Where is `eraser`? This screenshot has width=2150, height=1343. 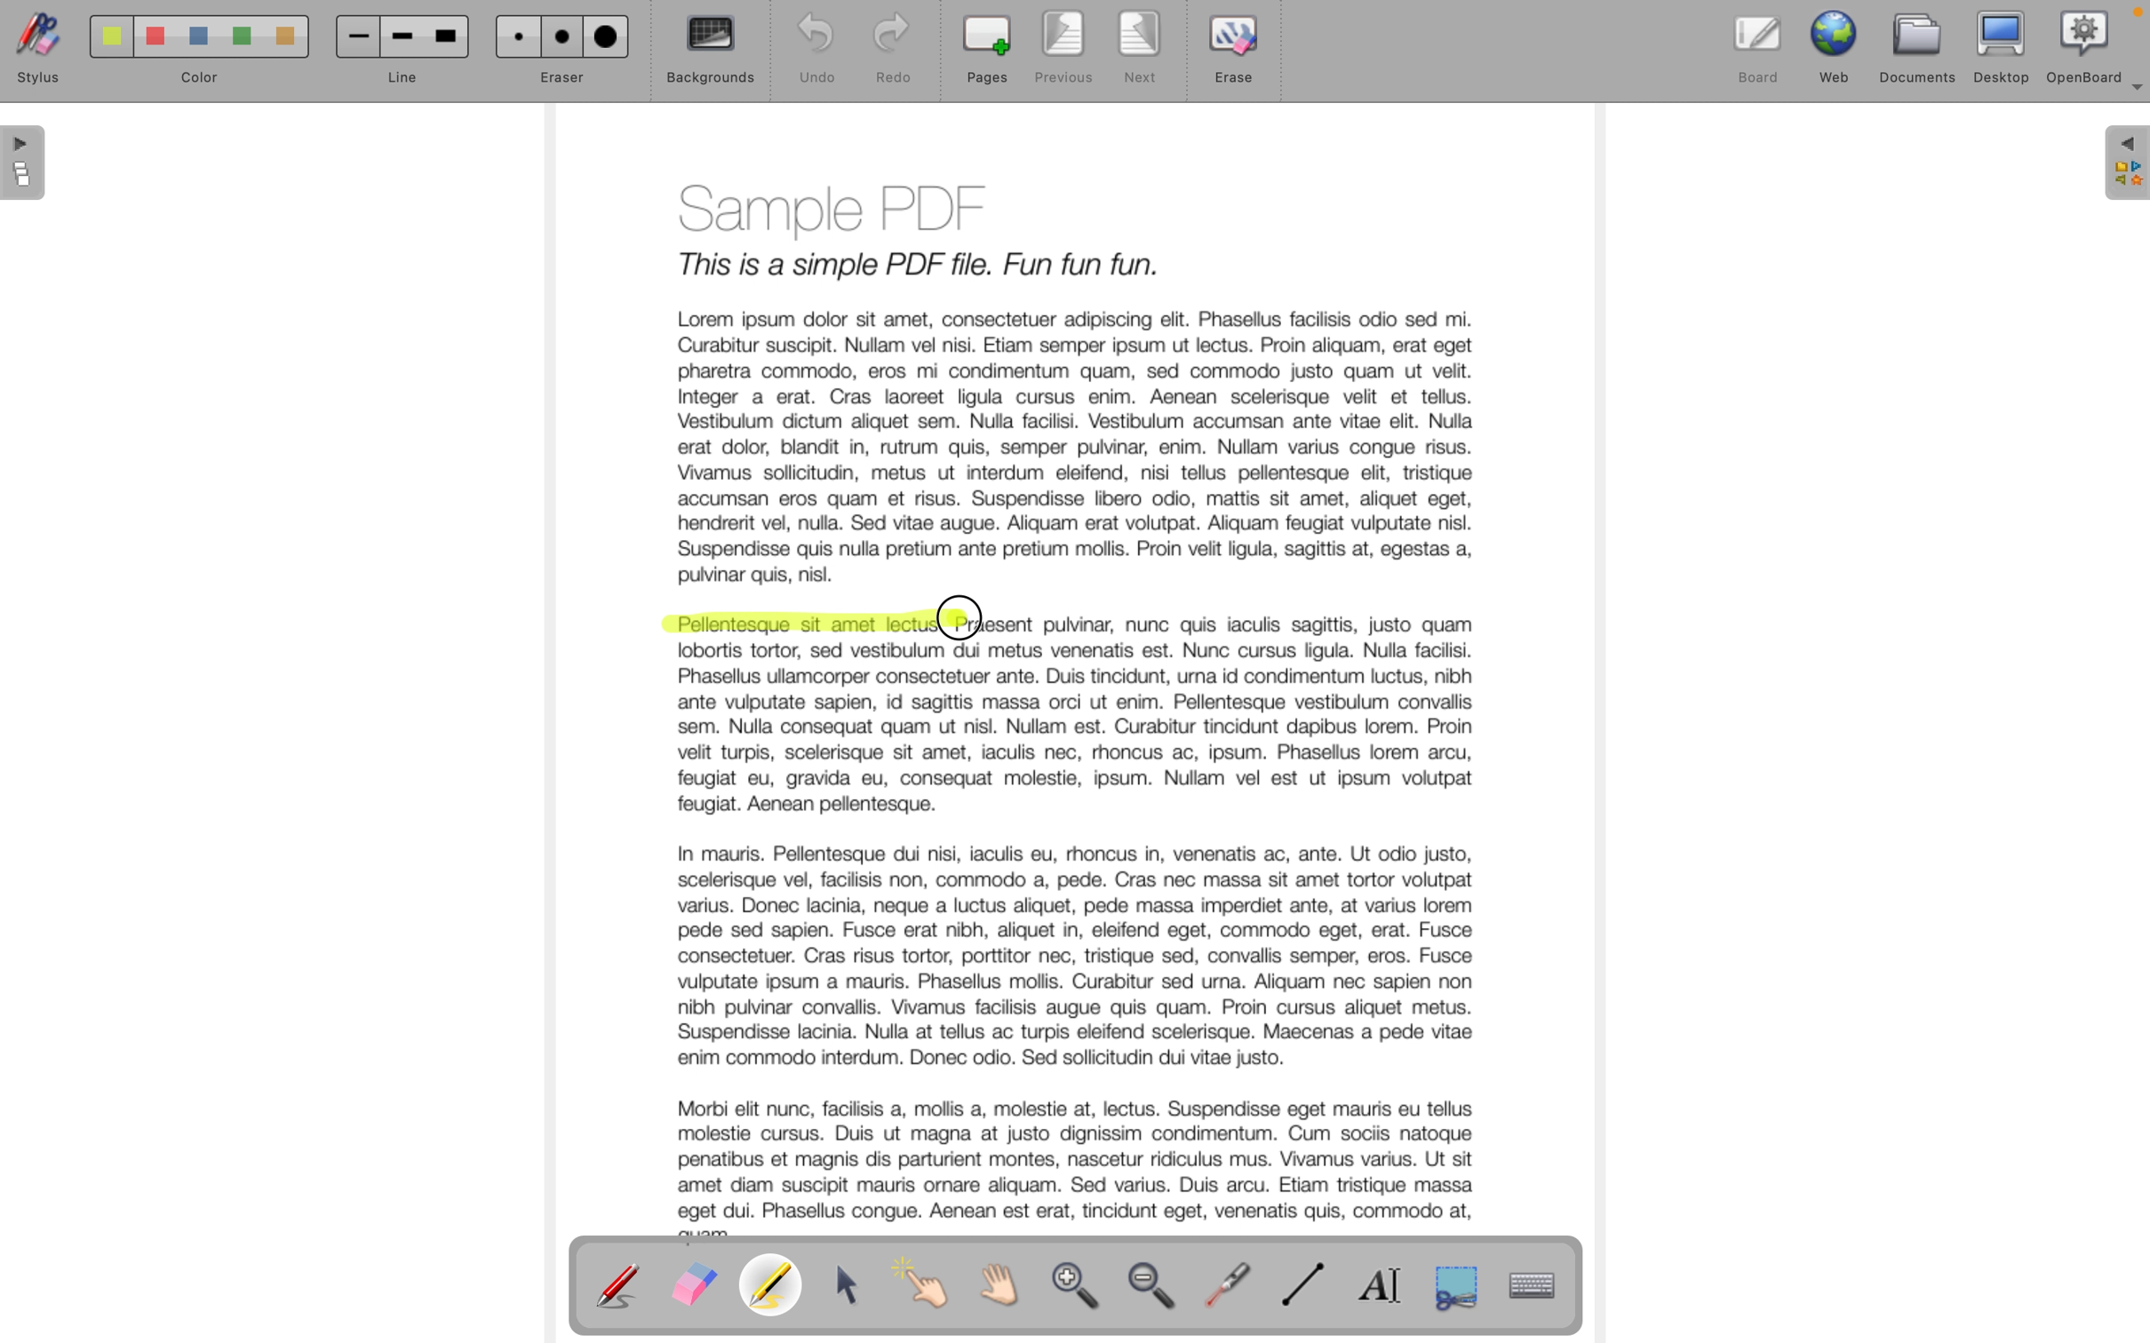
eraser is located at coordinates (693, 1286).